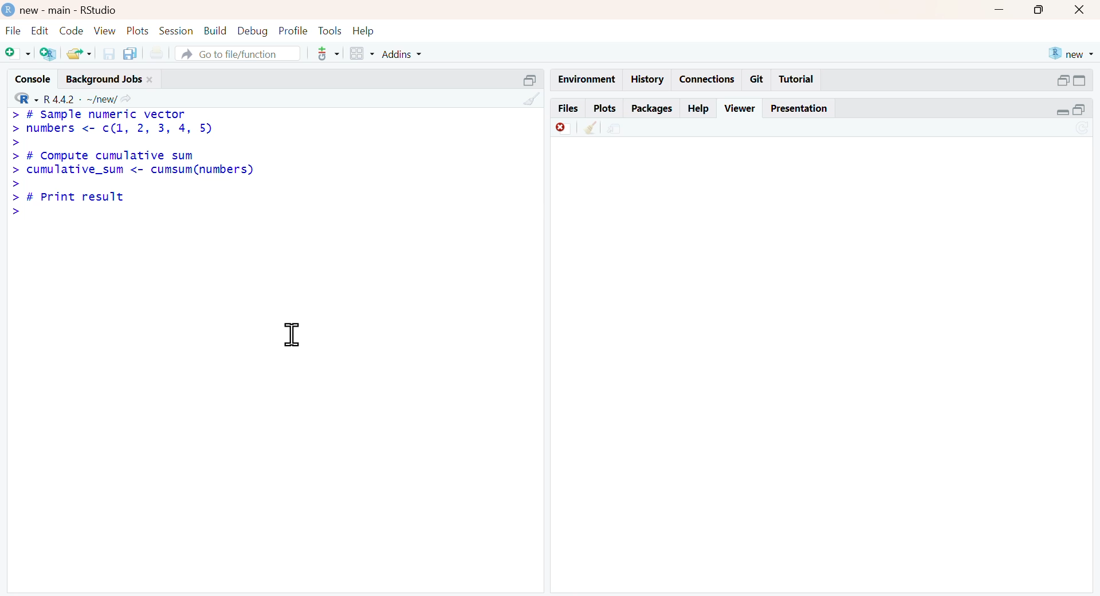 This screenshot has width=1100, height=596. I want to click on environment, so click(615, 130).